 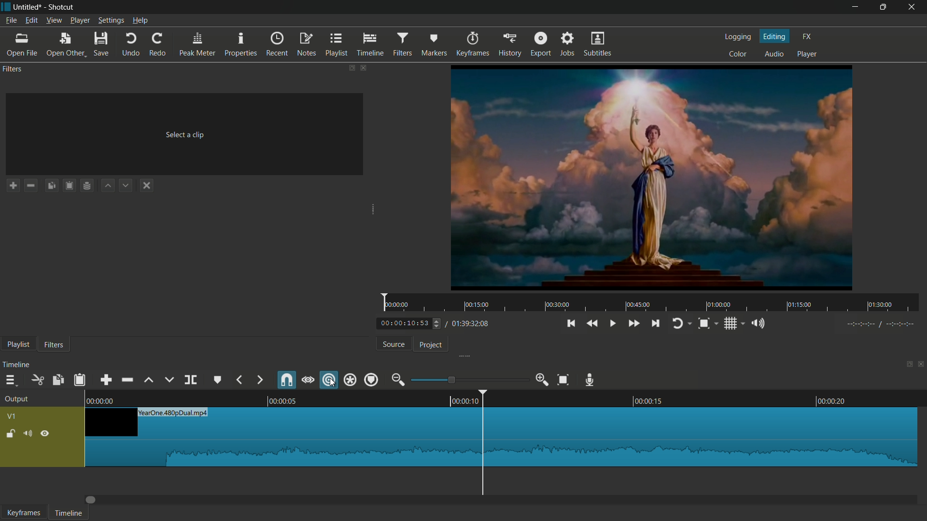 I want to click on video in timeline, so click(x=502, y=438).